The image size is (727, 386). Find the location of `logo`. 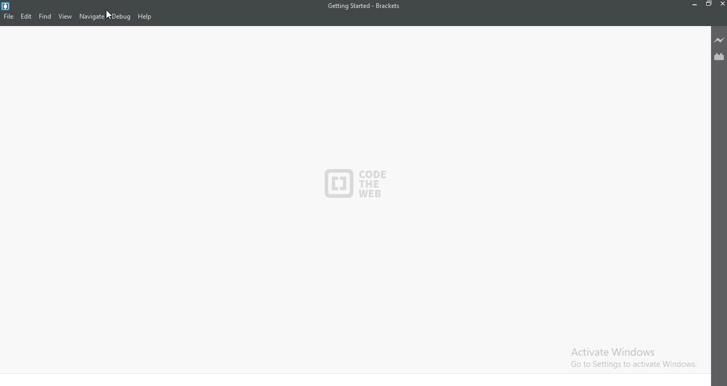

logo is located at coordinates (5, 6).